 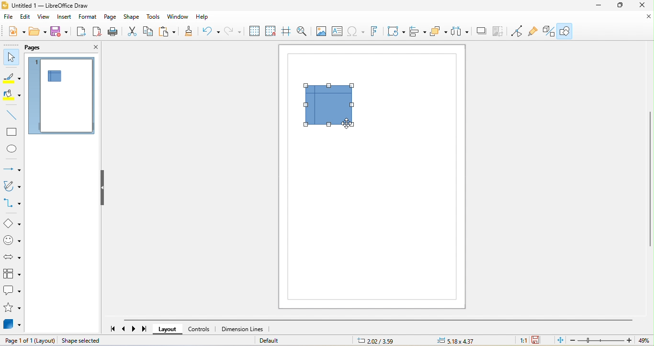 What do you see at coordinates (38, 31) in the screenshot?
I see `open` at bounding box center [38, 31].